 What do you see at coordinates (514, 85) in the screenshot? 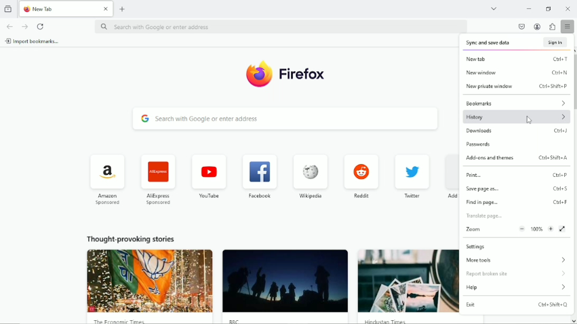
I see `New private window Ctrl+Shift+P` at bounding box center [514, 85].